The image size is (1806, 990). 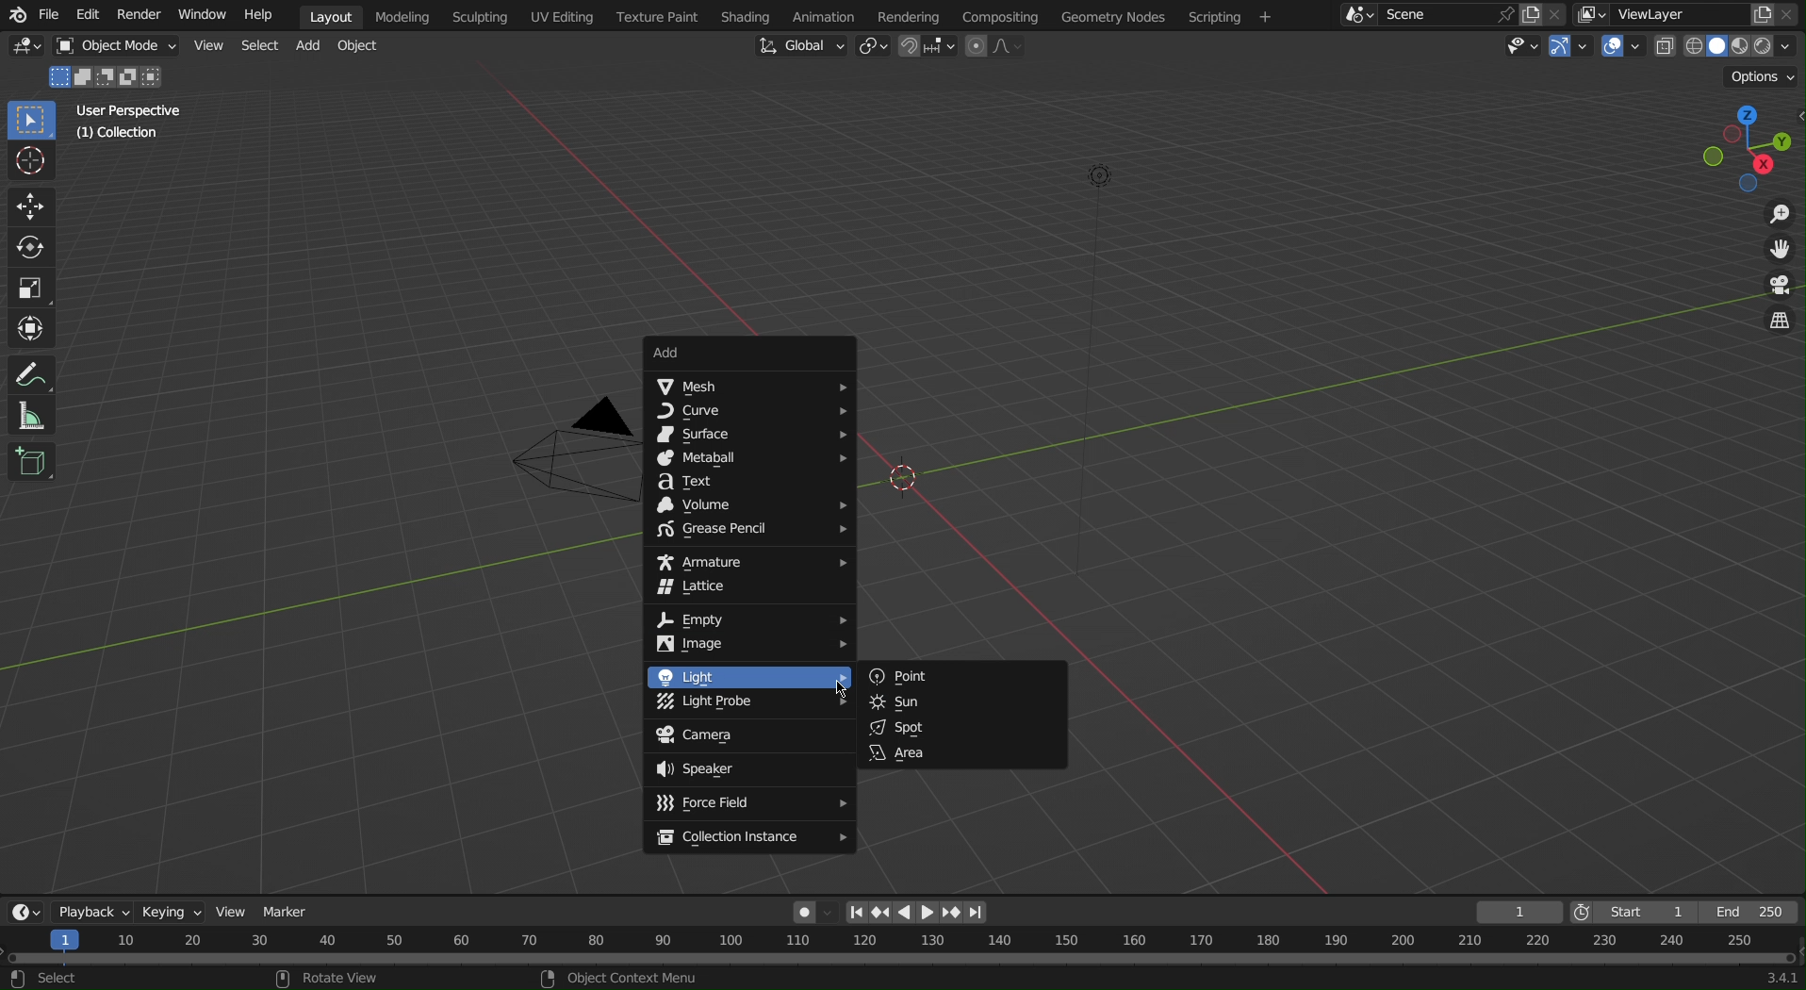 I want to click on Window, so click(x=200, y=16).